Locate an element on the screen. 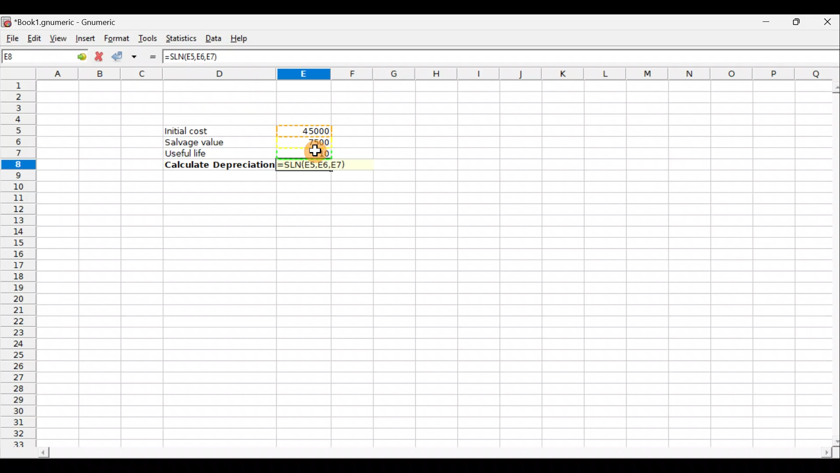 This screenshot has width=840, height=473. Useful life is located at coordinates (215, 153).